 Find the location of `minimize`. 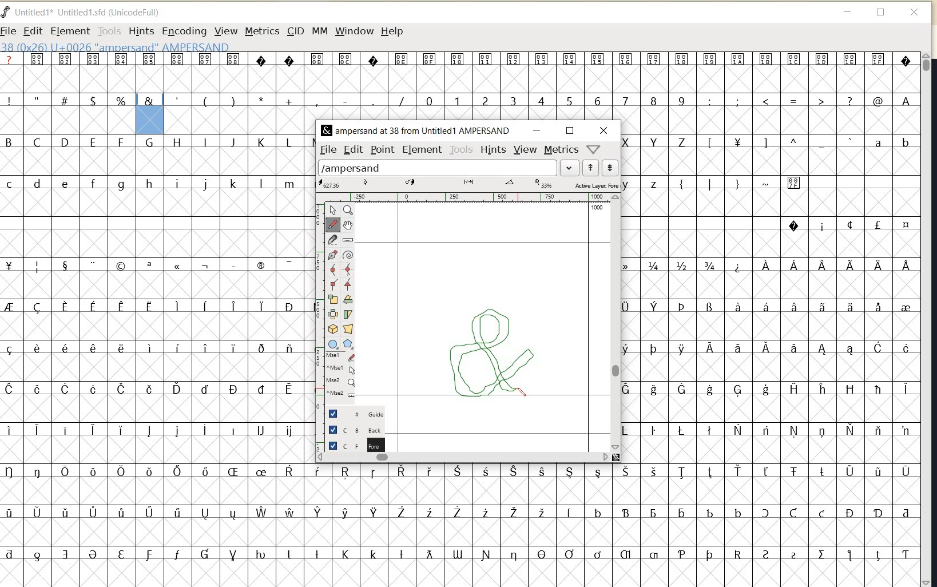

minimize is located at coordinates (846, 13).